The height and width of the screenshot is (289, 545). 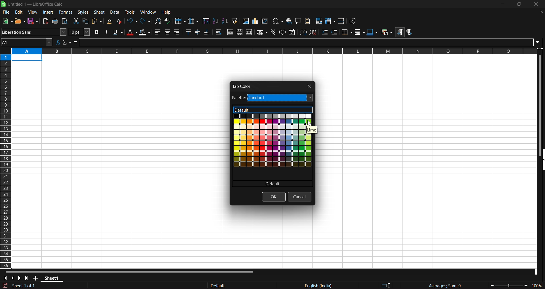 I want to click on auto filter, so click(x=234, y=21).